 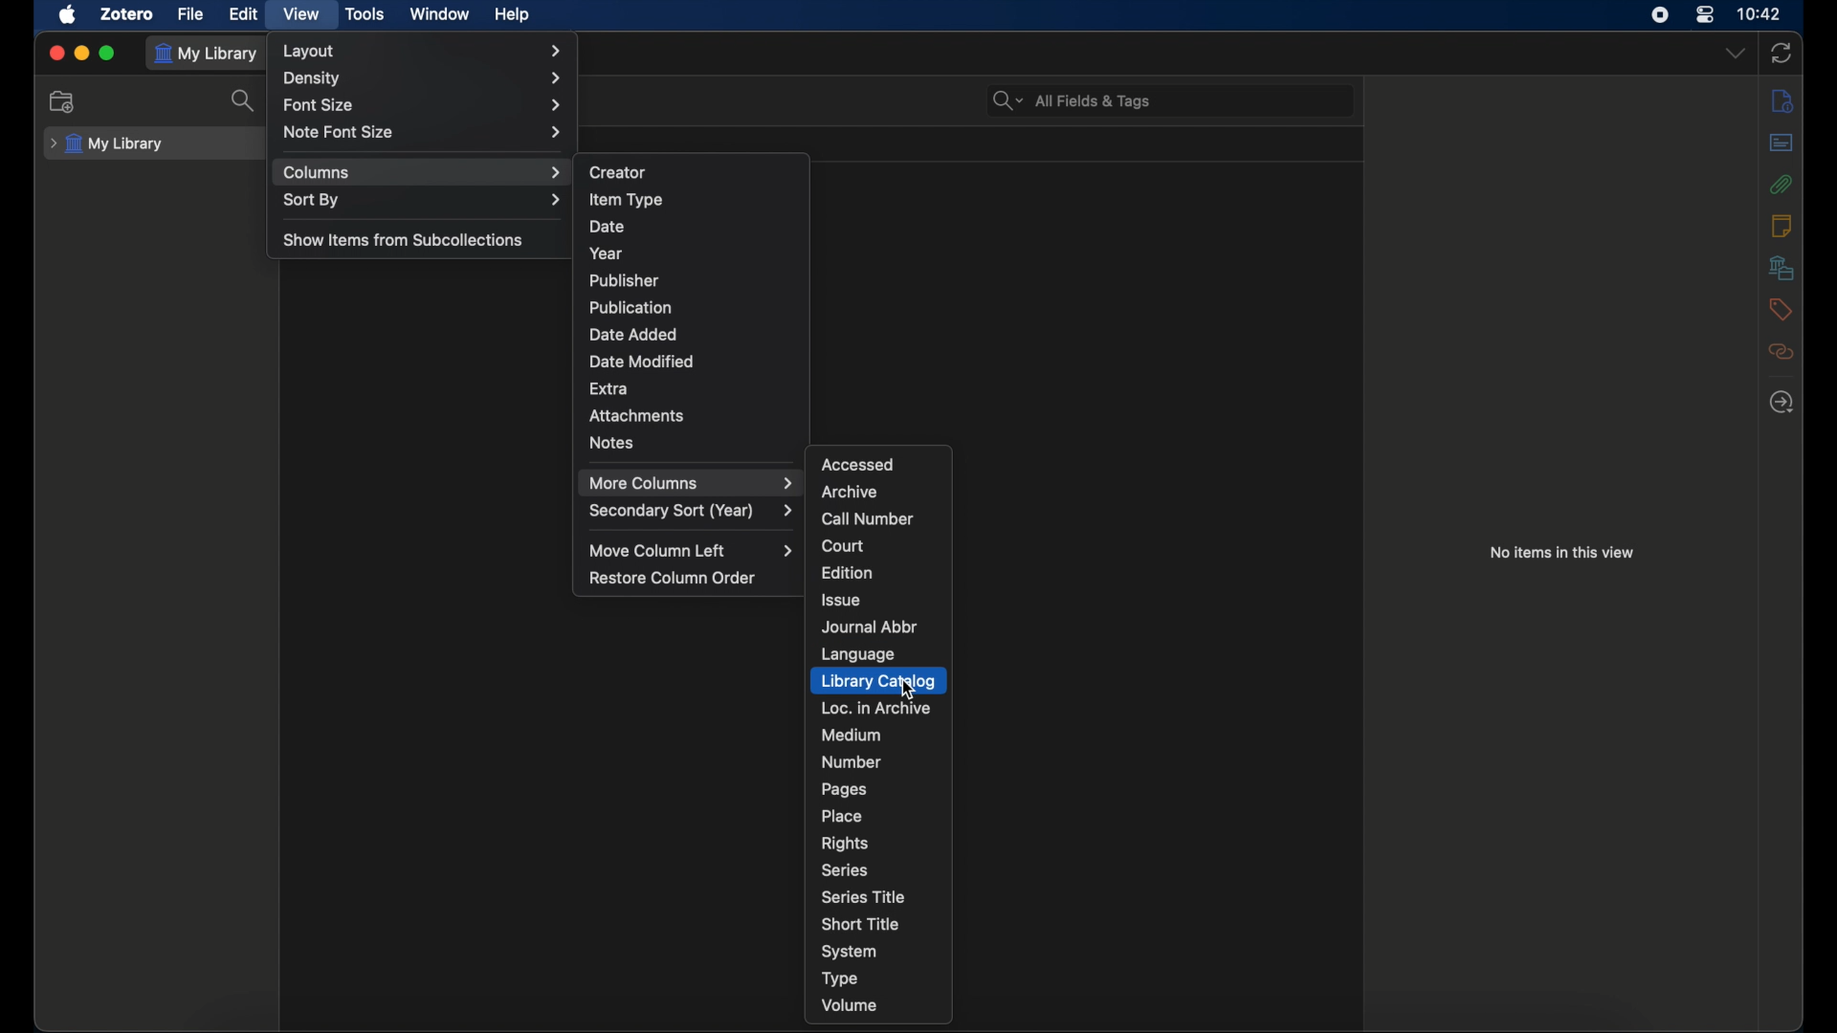 I want to click on creator, so click(x=619, y=172).